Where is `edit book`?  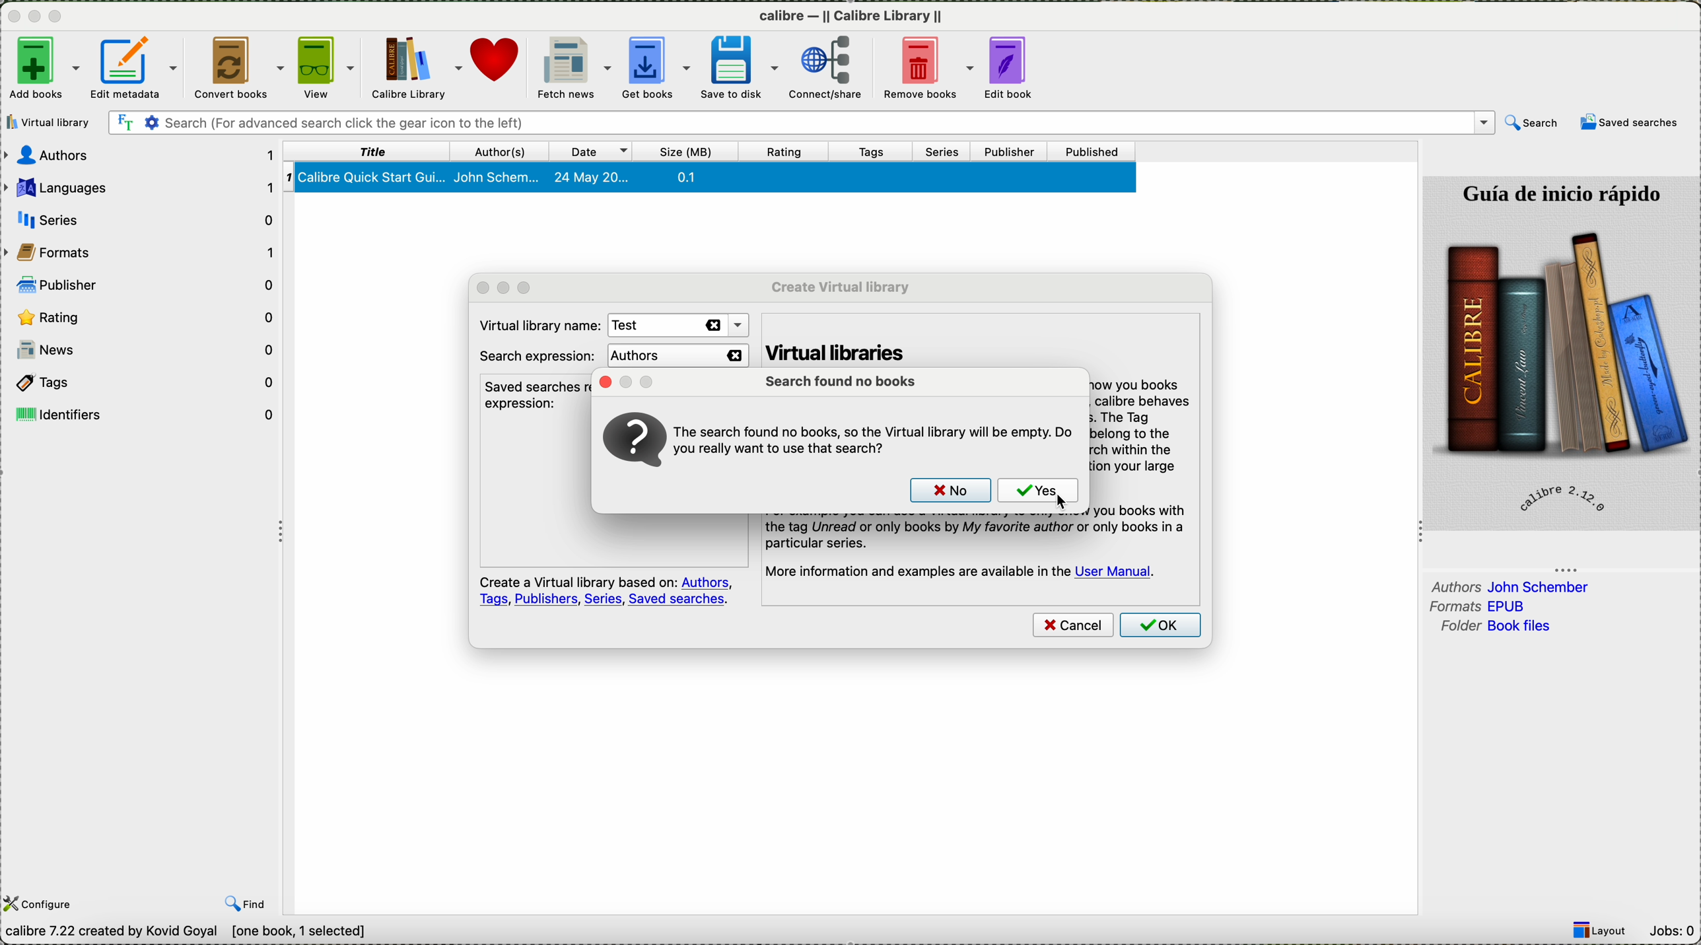
edit book is located at coordinates (1014, 68).